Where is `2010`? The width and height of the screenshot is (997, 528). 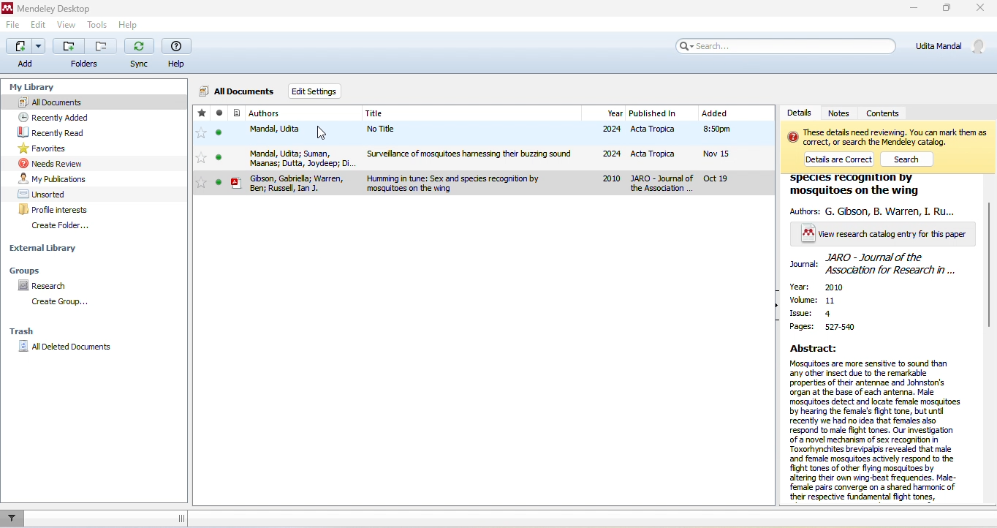
2010 is located at coordinates (611, 180).